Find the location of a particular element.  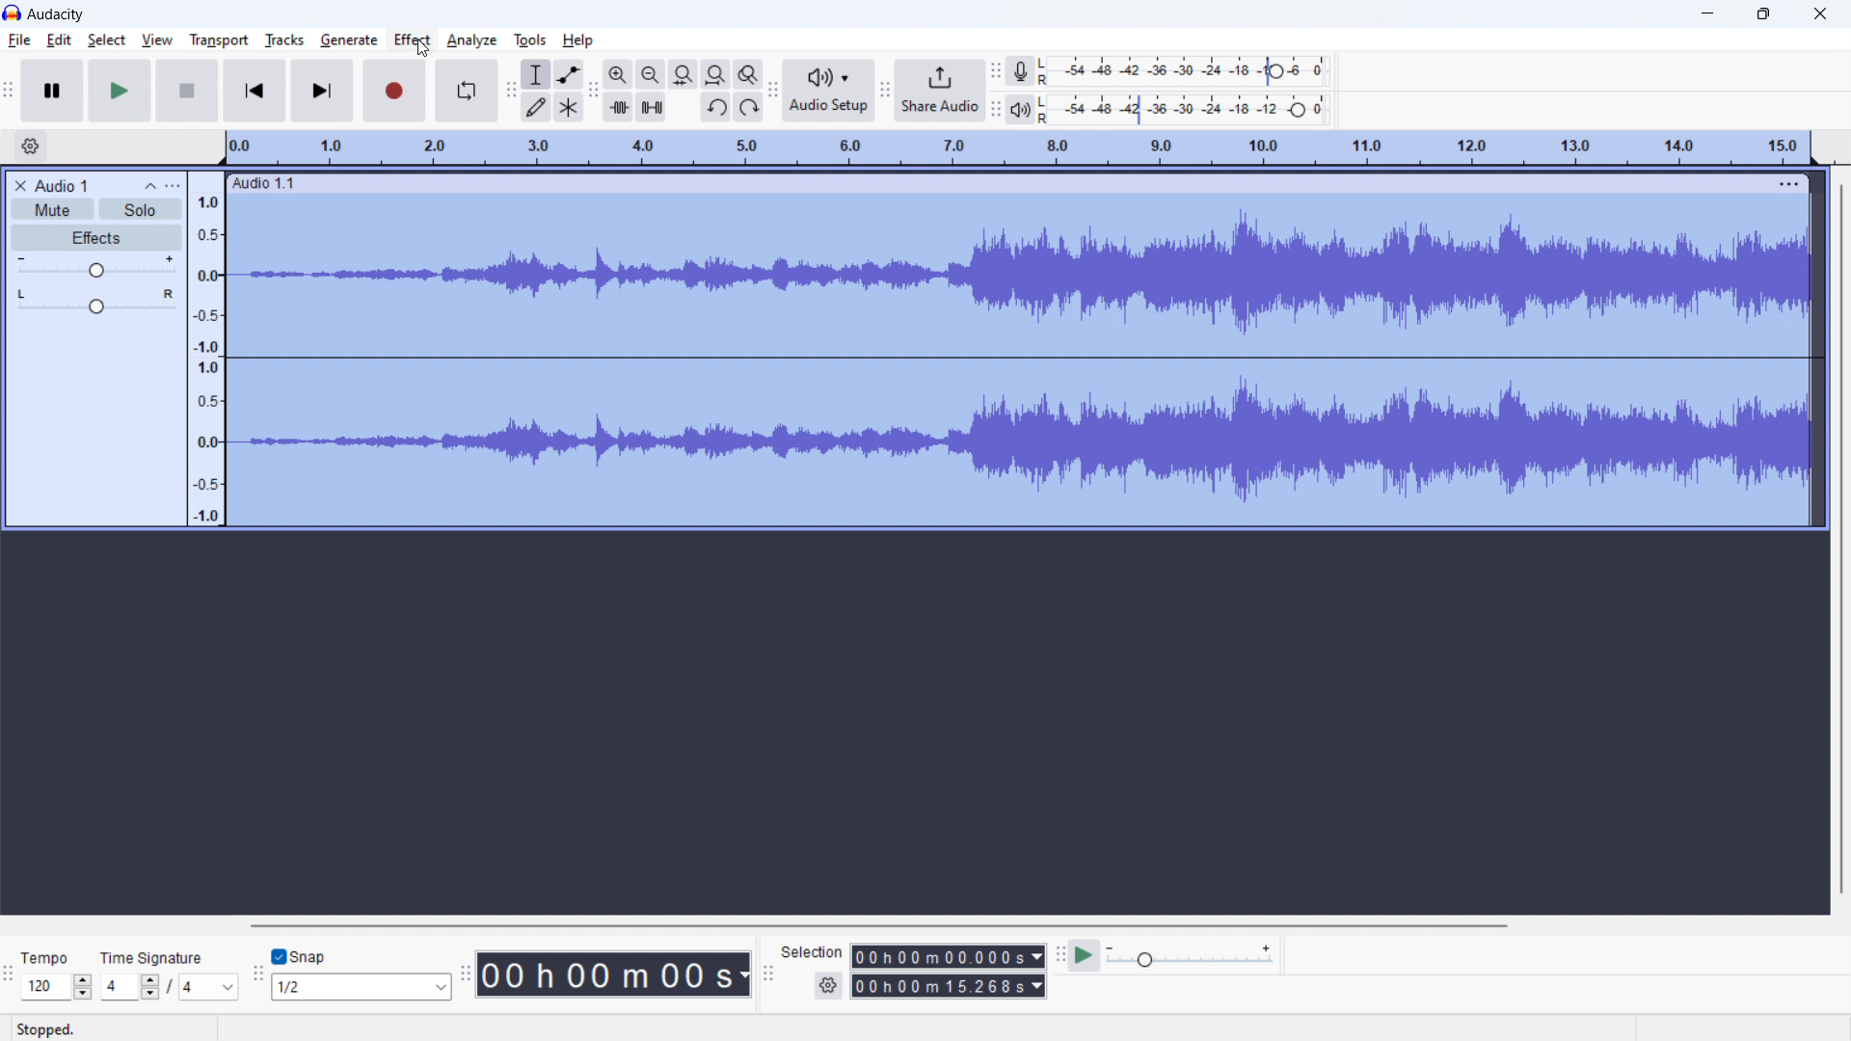

stop is located at coordinates (187, 91).